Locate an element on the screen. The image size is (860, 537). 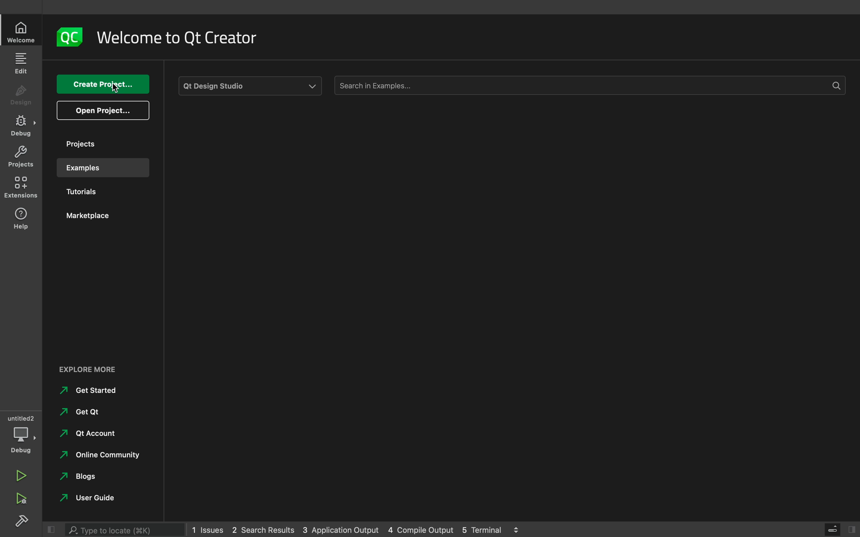
blogs is located at coordinates (80, 479).